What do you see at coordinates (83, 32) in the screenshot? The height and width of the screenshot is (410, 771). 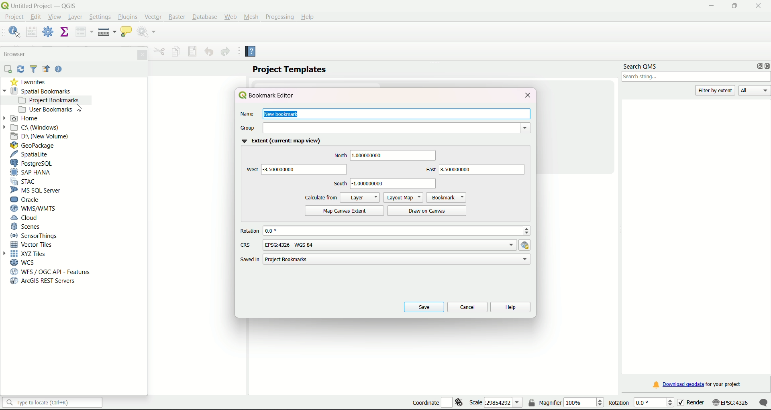 I see `open attribute table` at bounding box center [83, 32].